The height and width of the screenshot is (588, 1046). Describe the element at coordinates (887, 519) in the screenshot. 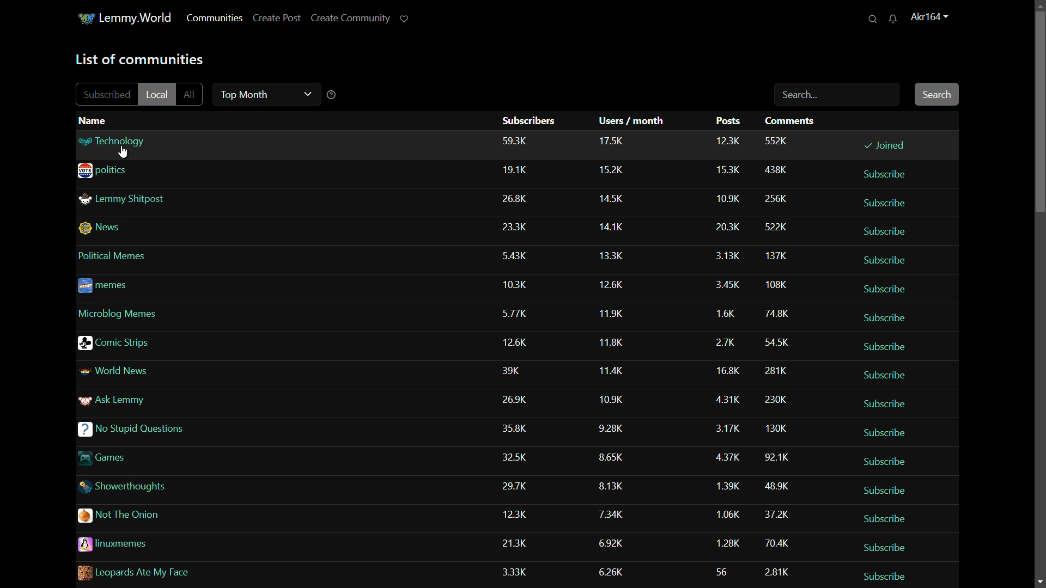

I see `subscribe/unsubscribe` at that location.